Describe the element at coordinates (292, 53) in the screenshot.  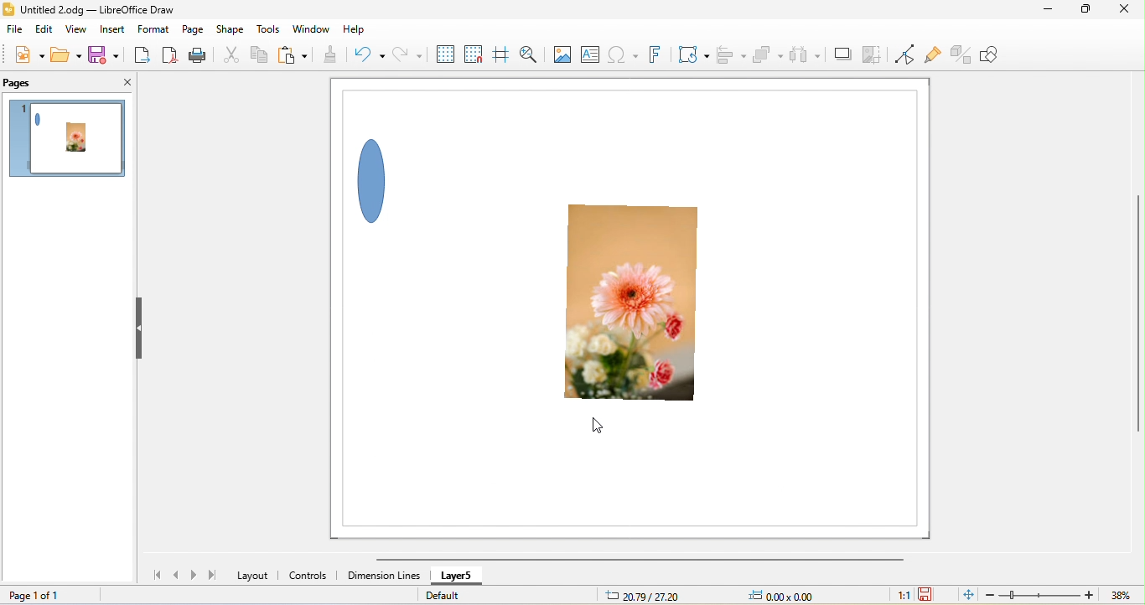
I see `paste` at that location.